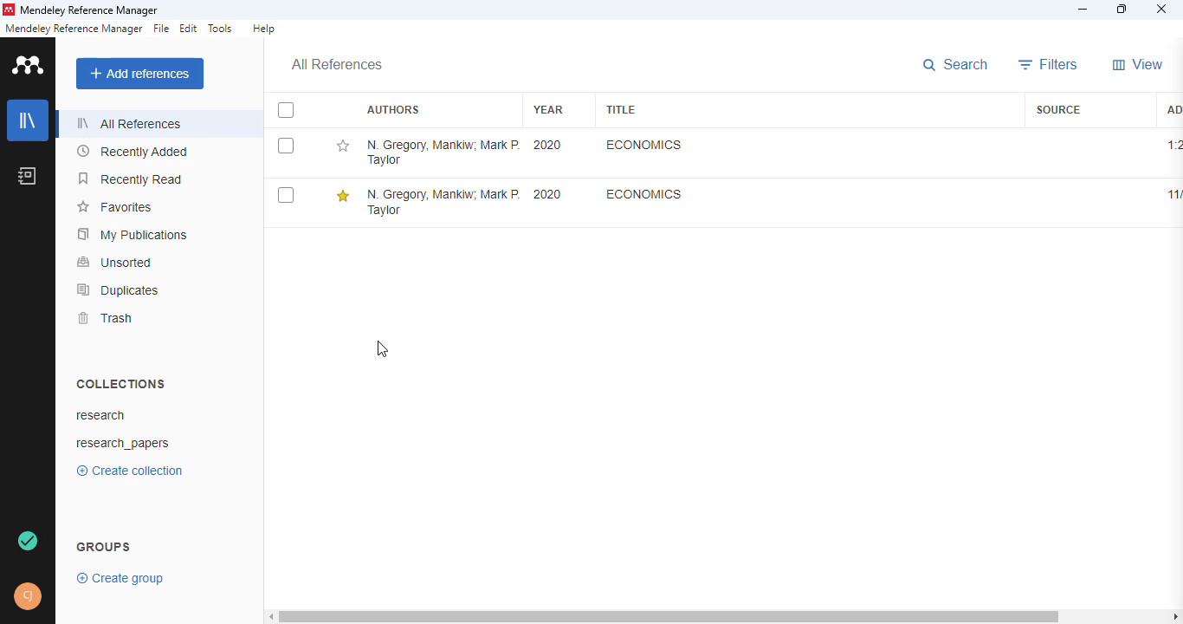 The height and width of the screenshot is (624, 1183). Describe the element at coordinates (220, 29) in the screenshot. I see `tools` at that location.